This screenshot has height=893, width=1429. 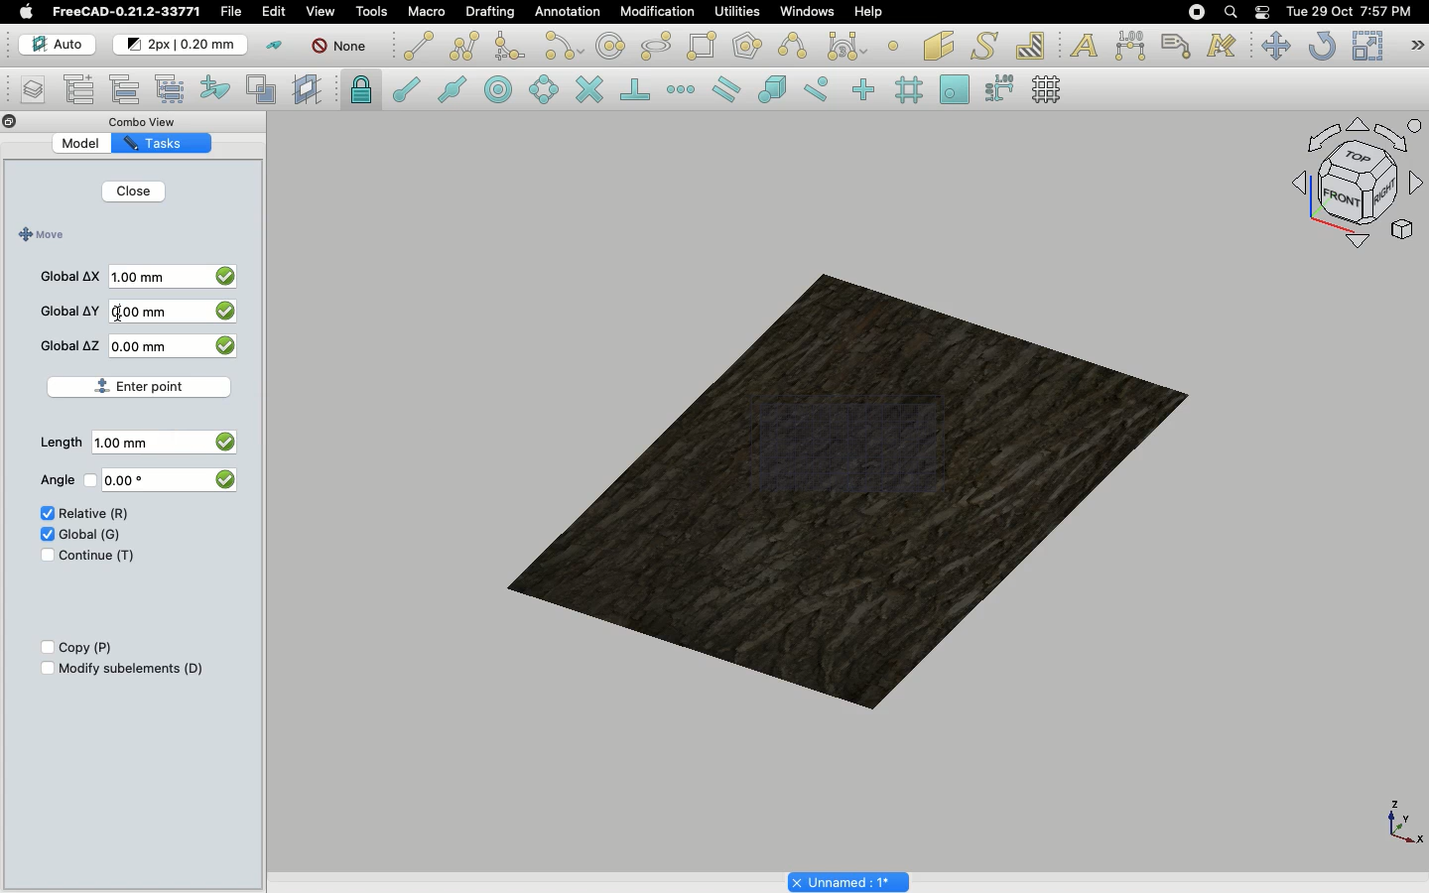 What do you see at coordinates (454, 92) in the screenshot?
I see `Snap midpoint` at bounding box center [454, 92].